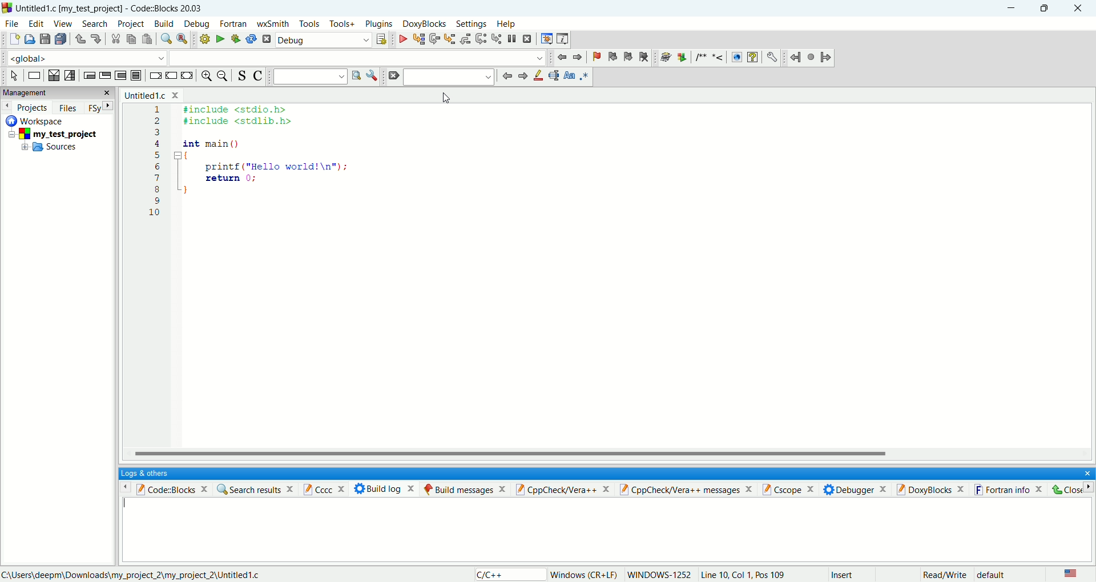 Image resolution: width=1096 pixels, height=582 pixels. What do you see at coordinates (505, 25) in the screenshot?
I see `help` at bounding box center [505, 25].